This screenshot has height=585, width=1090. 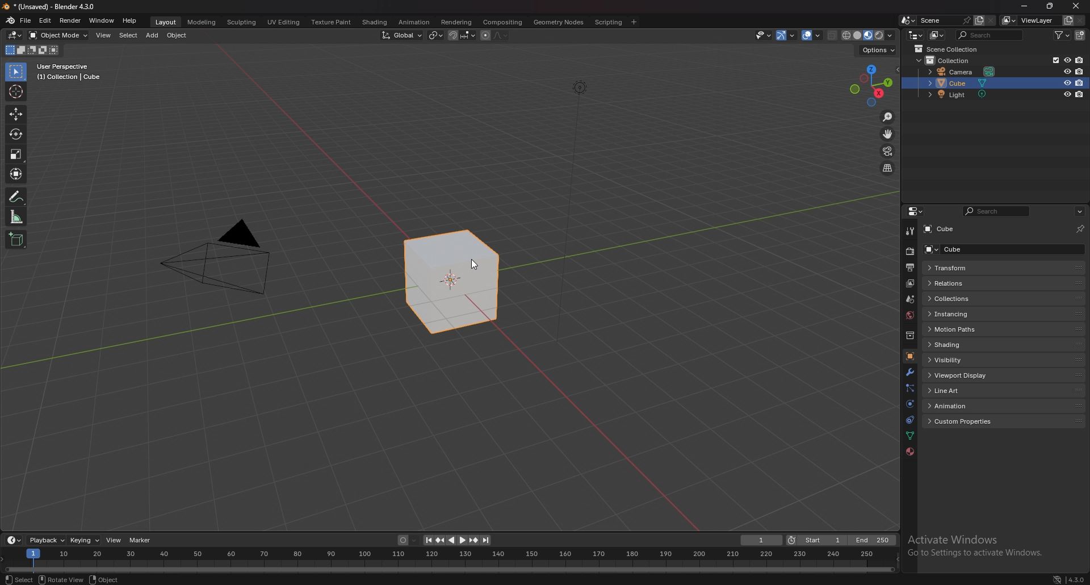 I want to click on line art, so click(x=963, y=391).